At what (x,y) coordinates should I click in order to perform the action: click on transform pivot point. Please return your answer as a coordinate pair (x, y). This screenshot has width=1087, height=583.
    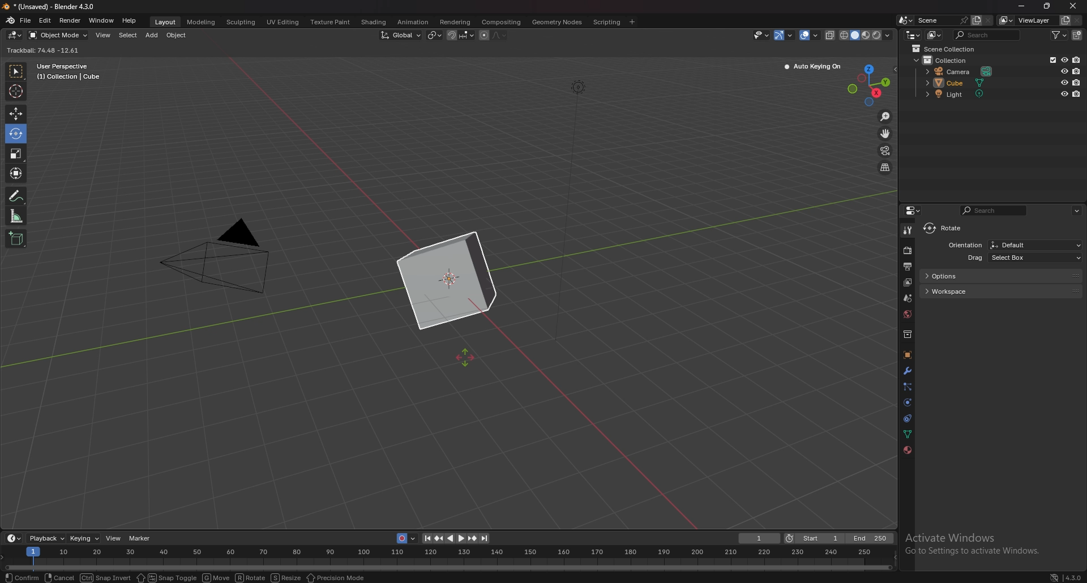
    Looking at the image, I should click on (435, 35).